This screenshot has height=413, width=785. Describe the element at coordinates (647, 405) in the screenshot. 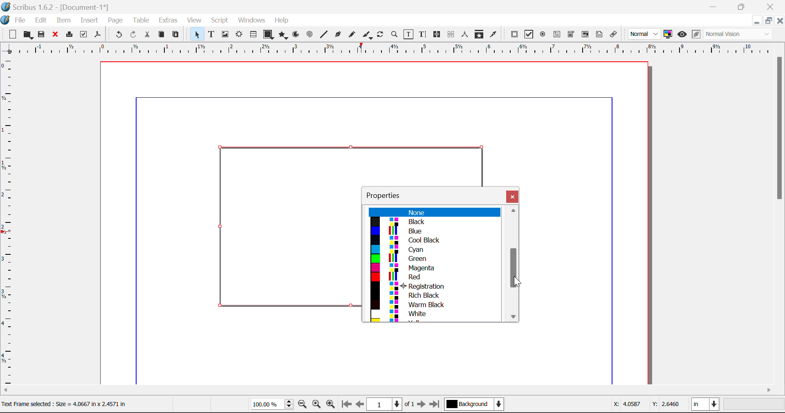

I see `Cursor Coordinates` at that location.